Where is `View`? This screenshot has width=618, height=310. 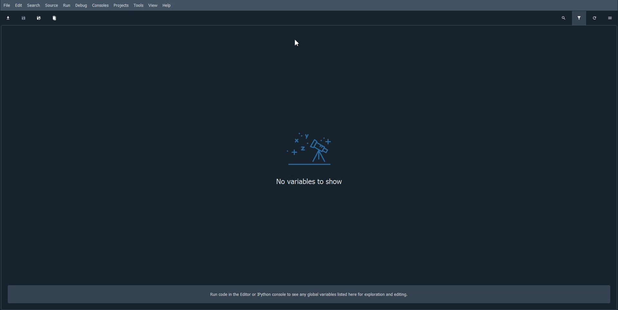
View is located at coordinates (153, 5).